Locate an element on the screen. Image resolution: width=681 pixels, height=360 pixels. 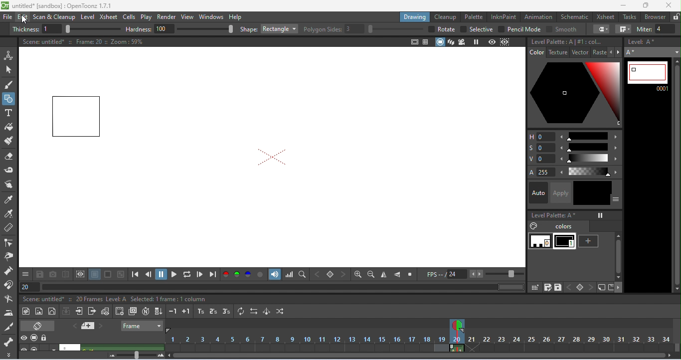
camera view is located at coordinates (463, 42).